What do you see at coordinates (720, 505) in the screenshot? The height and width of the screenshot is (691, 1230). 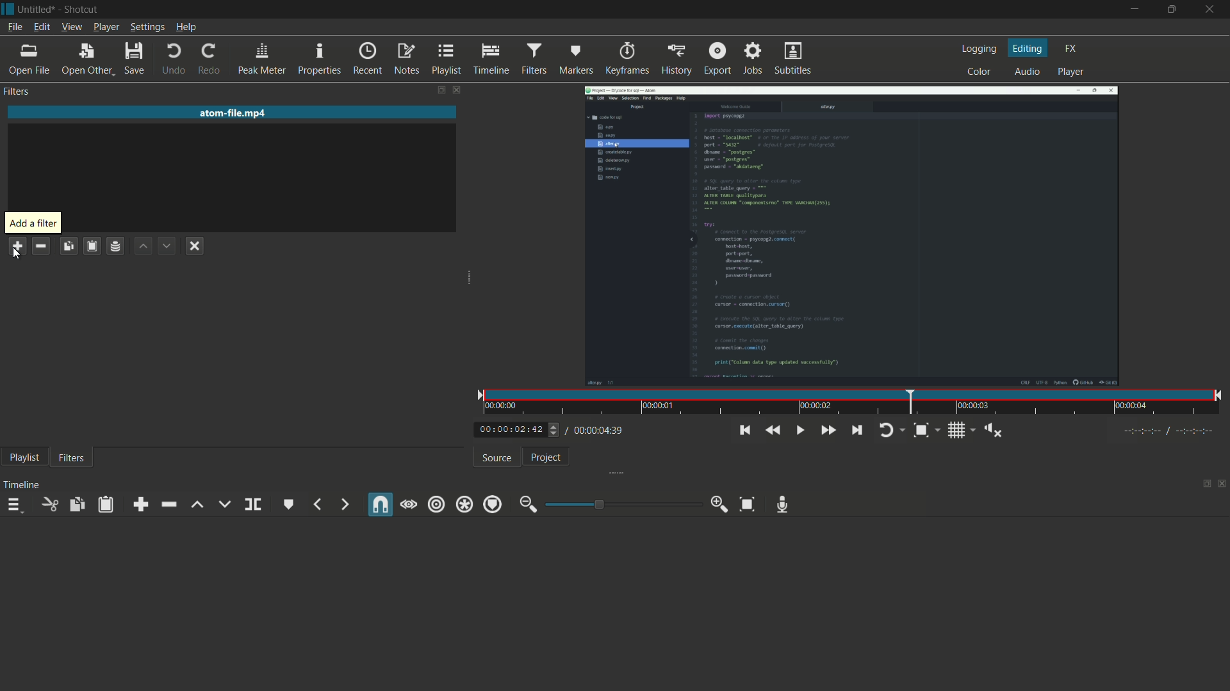 I see `zoom in` at bounding box center [720, 505].